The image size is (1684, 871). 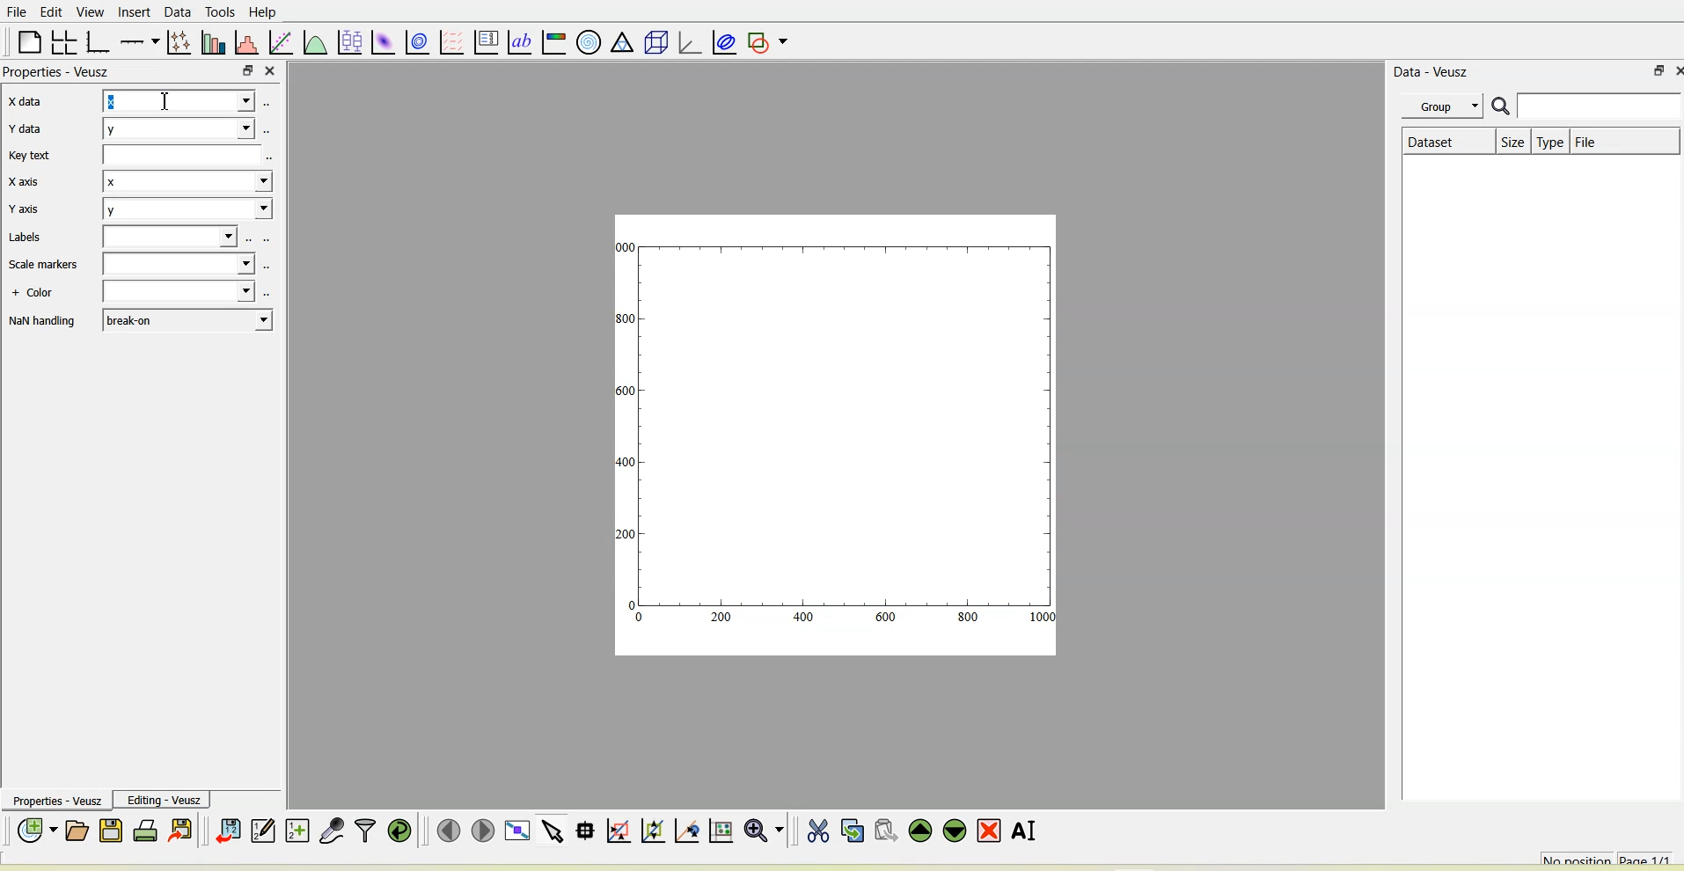 What do you see at coordinates (268, 238) in the screenshot?
I see `select using dataset browser` at bounding box center [268, 238].